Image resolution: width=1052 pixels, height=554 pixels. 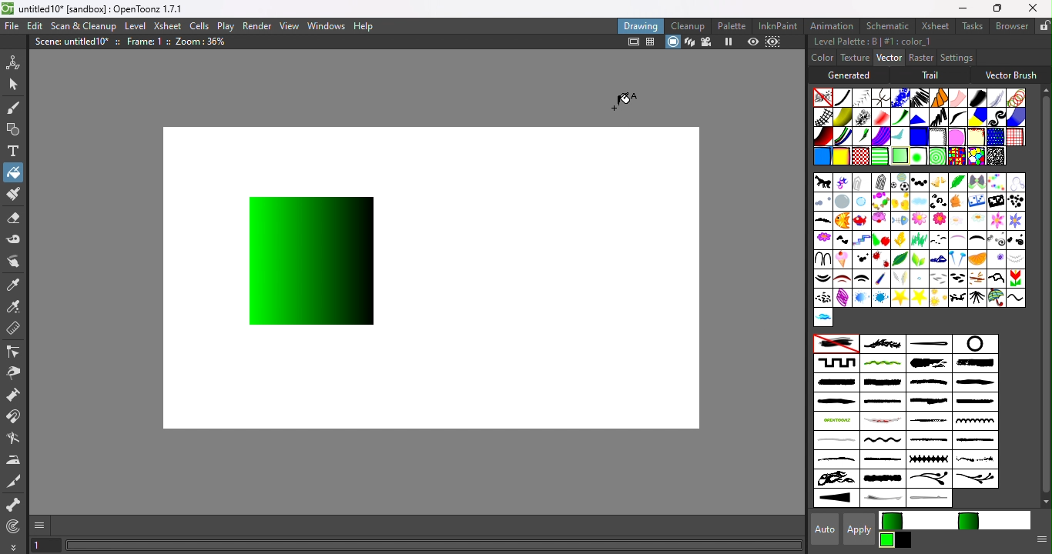 I want to click on Chessboard, so click(x=861, y=156).